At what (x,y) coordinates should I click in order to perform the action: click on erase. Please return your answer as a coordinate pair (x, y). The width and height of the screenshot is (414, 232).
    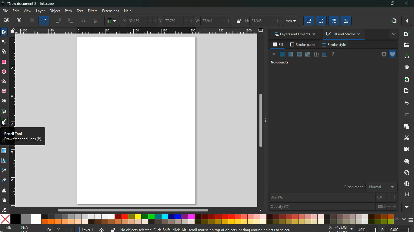
    Looking at the image, I should click on (4, 210).